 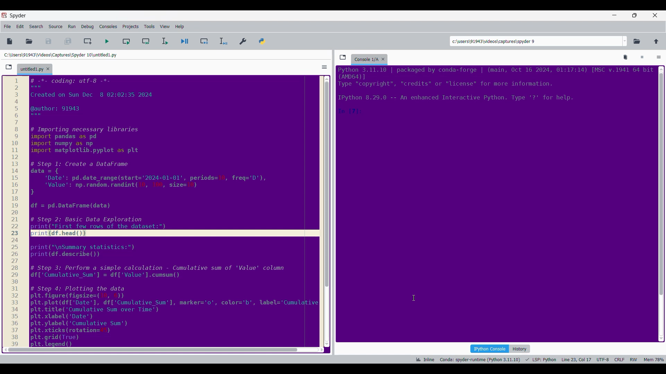 I want to click on Run menu, so click(x=72, y=27).